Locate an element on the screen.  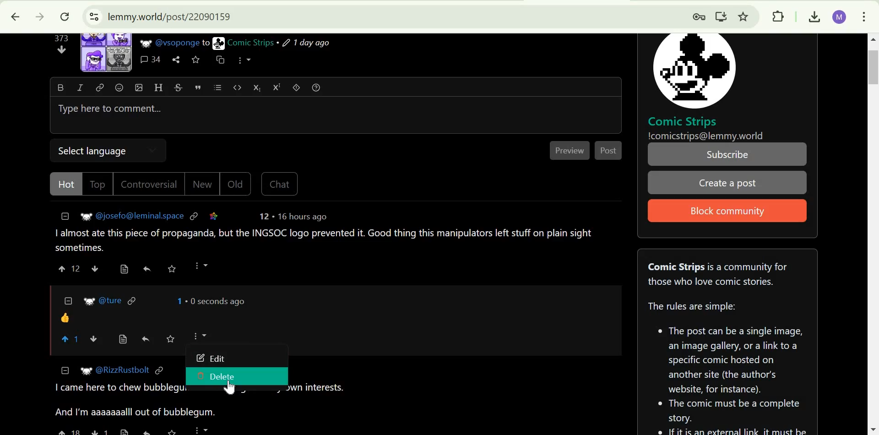
Top is located at coordinates (99, 184).